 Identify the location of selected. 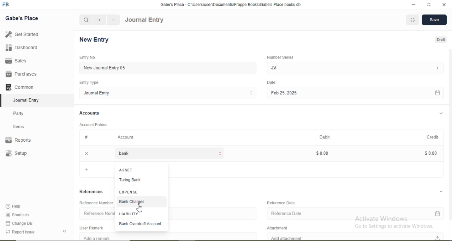
(3, 100).